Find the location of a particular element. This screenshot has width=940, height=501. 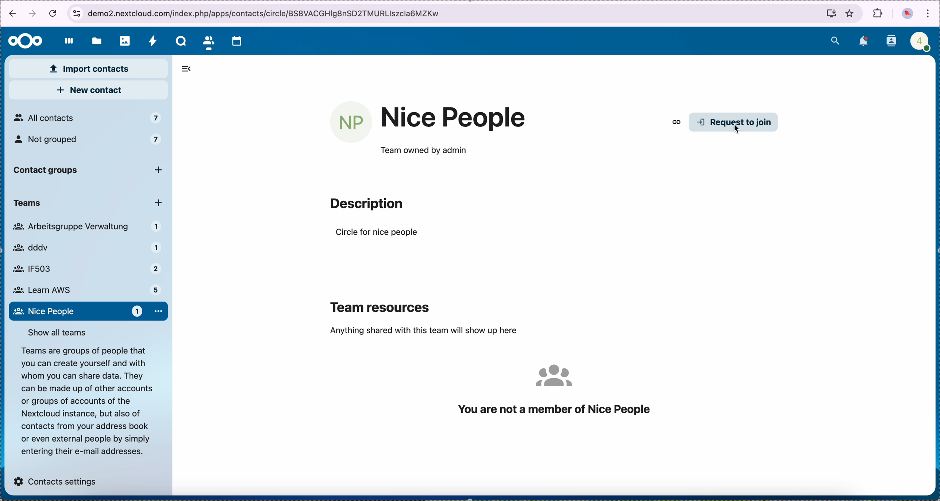

group is located at coordinates (88, 228).